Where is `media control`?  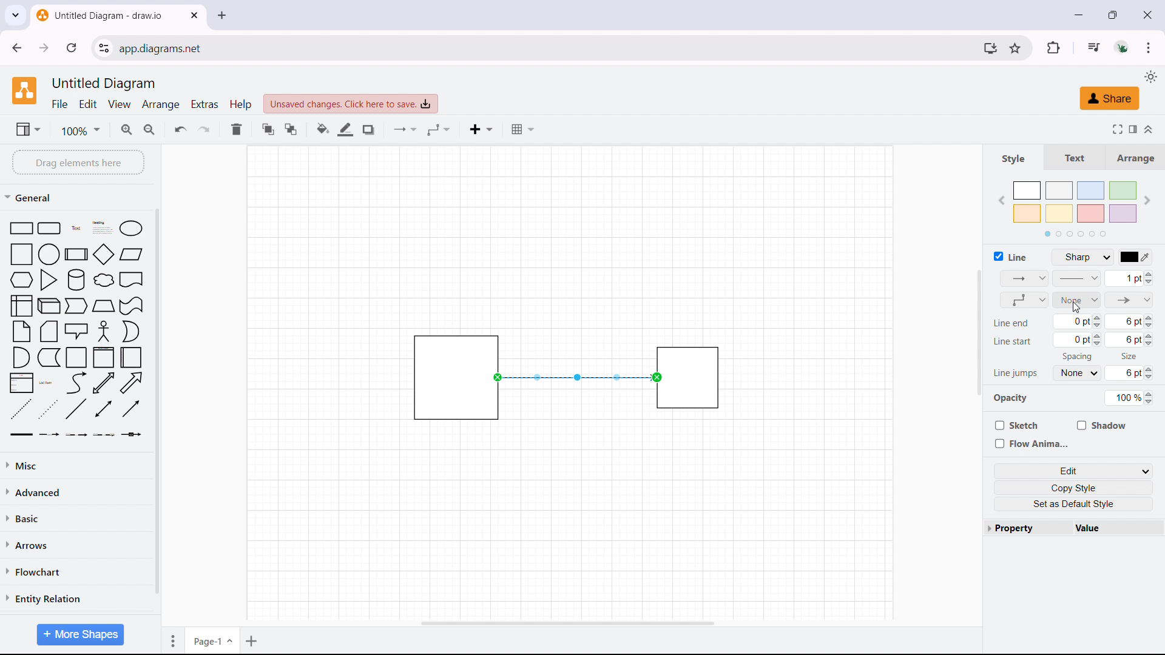
media control is located at coordinates (1092, 47).